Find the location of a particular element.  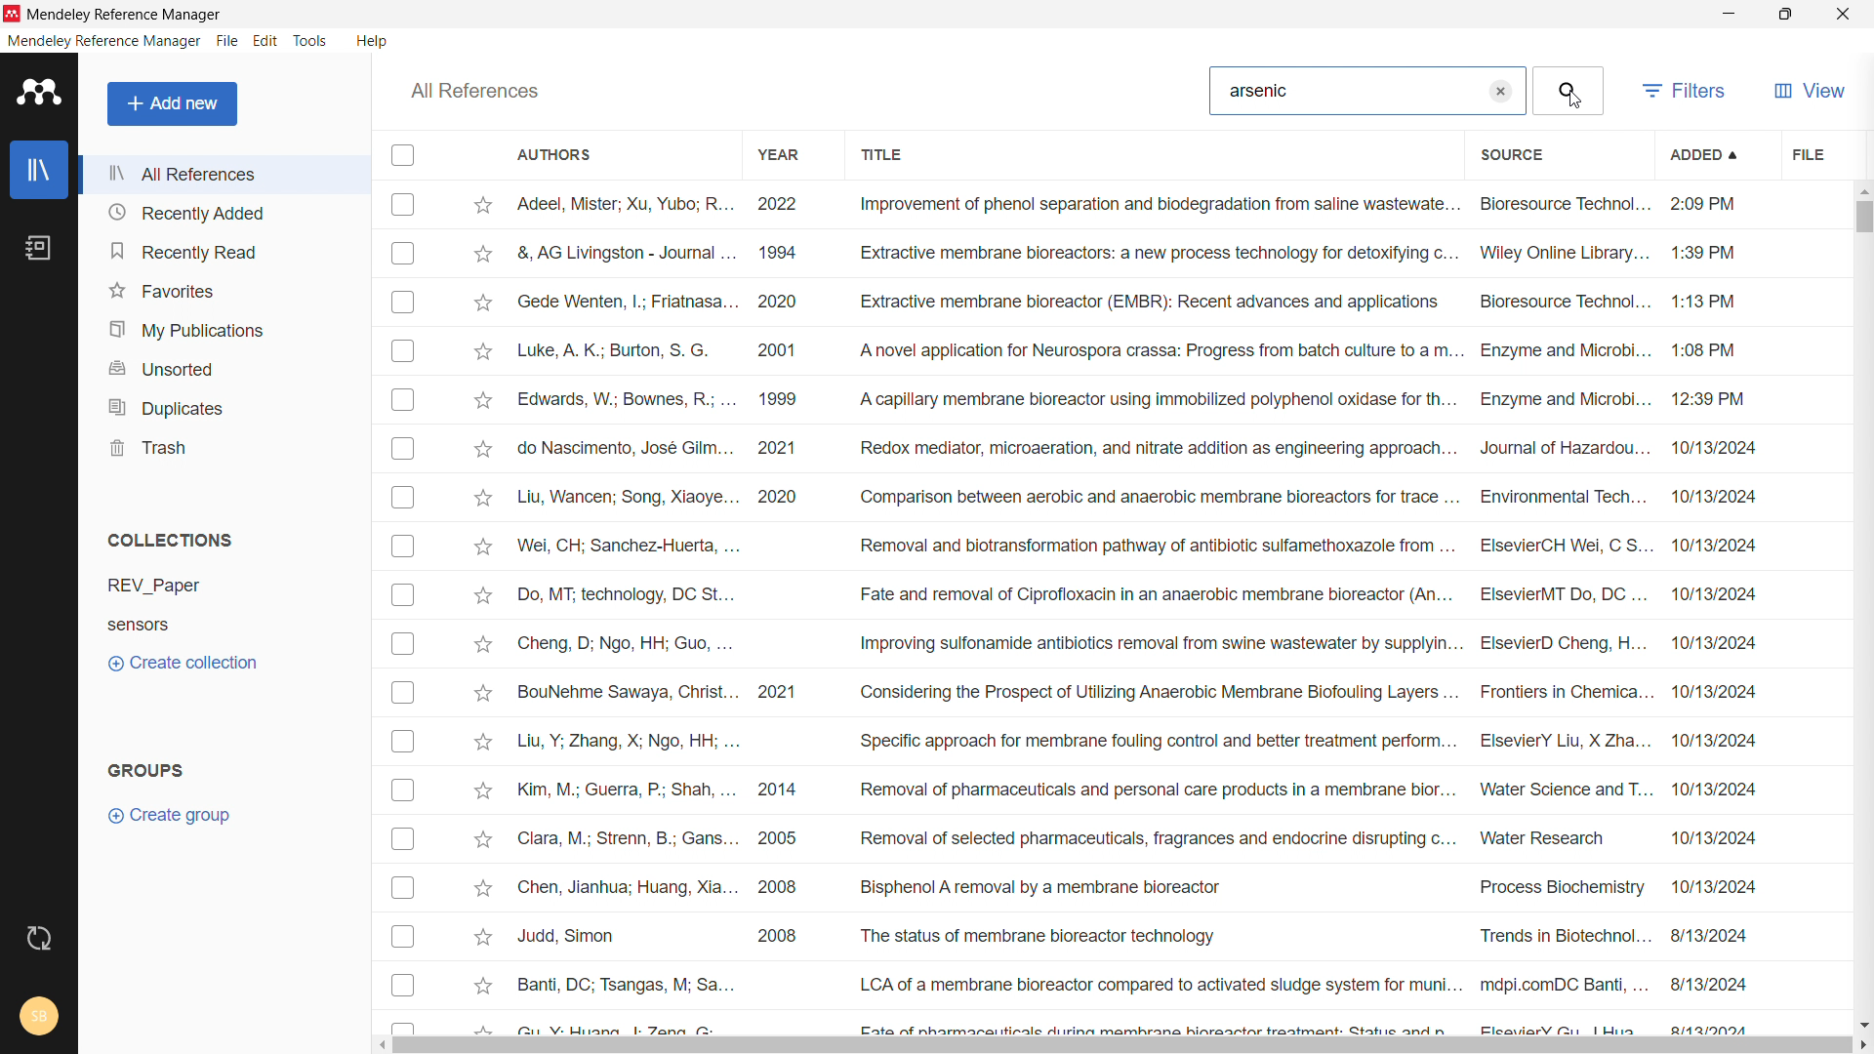

duplicates is located at coordinates (224, 407).